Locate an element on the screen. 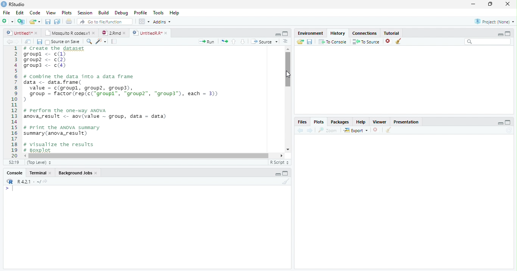 The width and height of the screenshot is (517, 271). Create a Project is located at coordinates (21, 22).